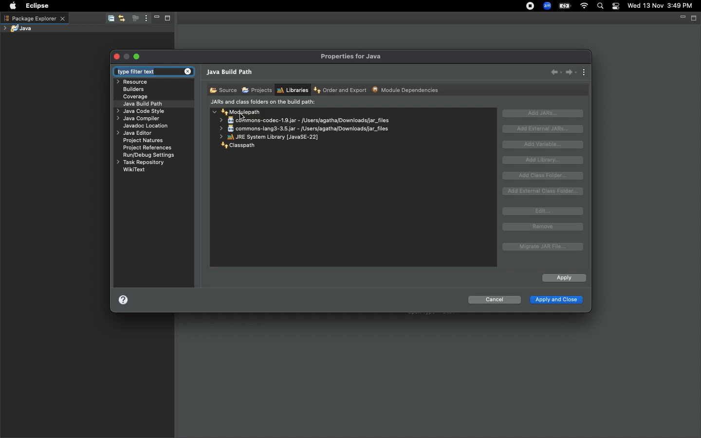 This screenshot has width=701, height=438. What do you see at coordinates (617, 6) in the screenshot?
I see `Notification` at bounding box center [617, 6].